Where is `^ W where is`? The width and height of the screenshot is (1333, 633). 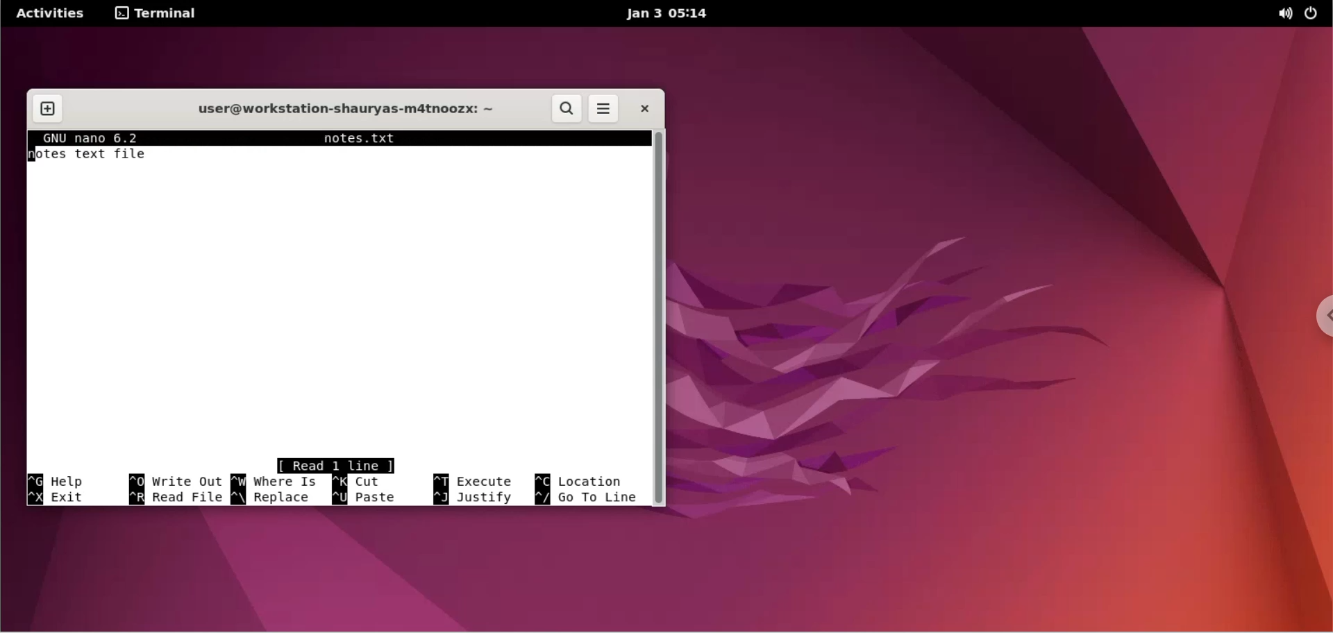
^ W where is is located at coordinates (283, 480).